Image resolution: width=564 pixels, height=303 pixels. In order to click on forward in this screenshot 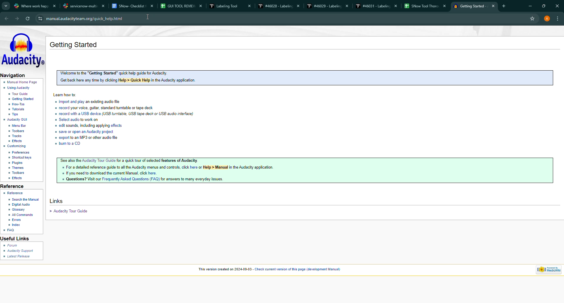, I will do `click(18, 20)`.